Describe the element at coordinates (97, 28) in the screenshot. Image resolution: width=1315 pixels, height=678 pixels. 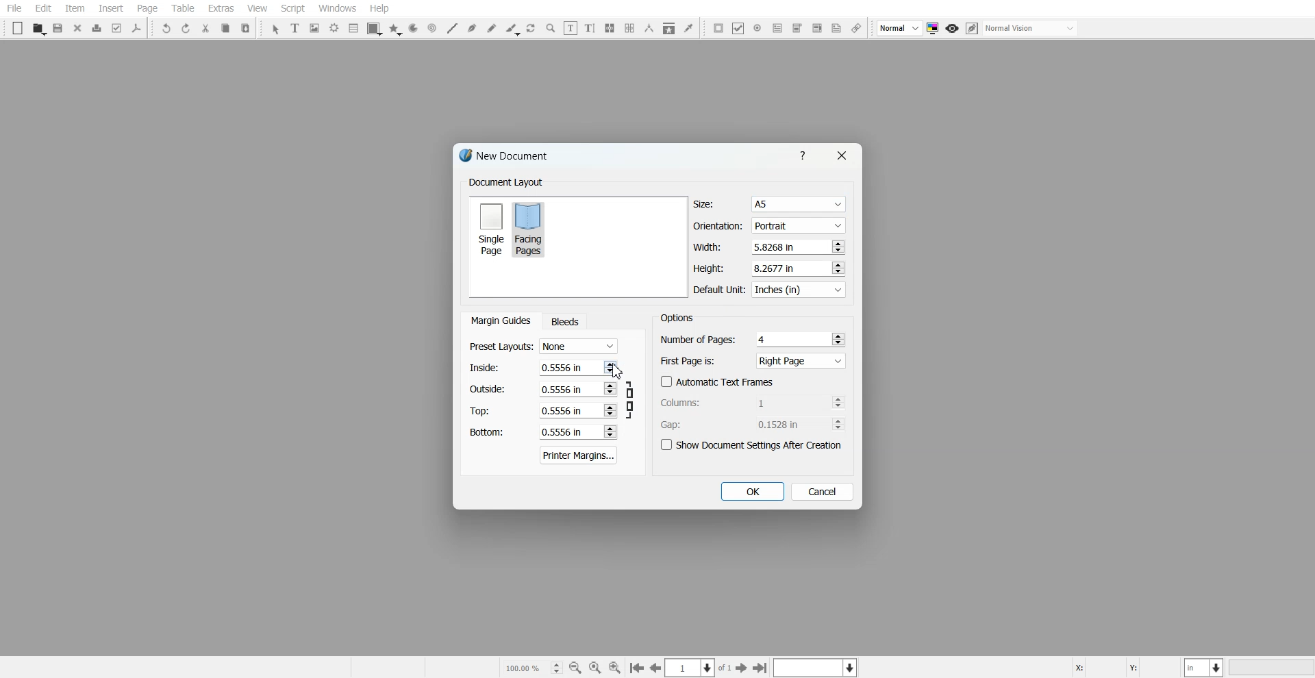
I see `Print` at that location.